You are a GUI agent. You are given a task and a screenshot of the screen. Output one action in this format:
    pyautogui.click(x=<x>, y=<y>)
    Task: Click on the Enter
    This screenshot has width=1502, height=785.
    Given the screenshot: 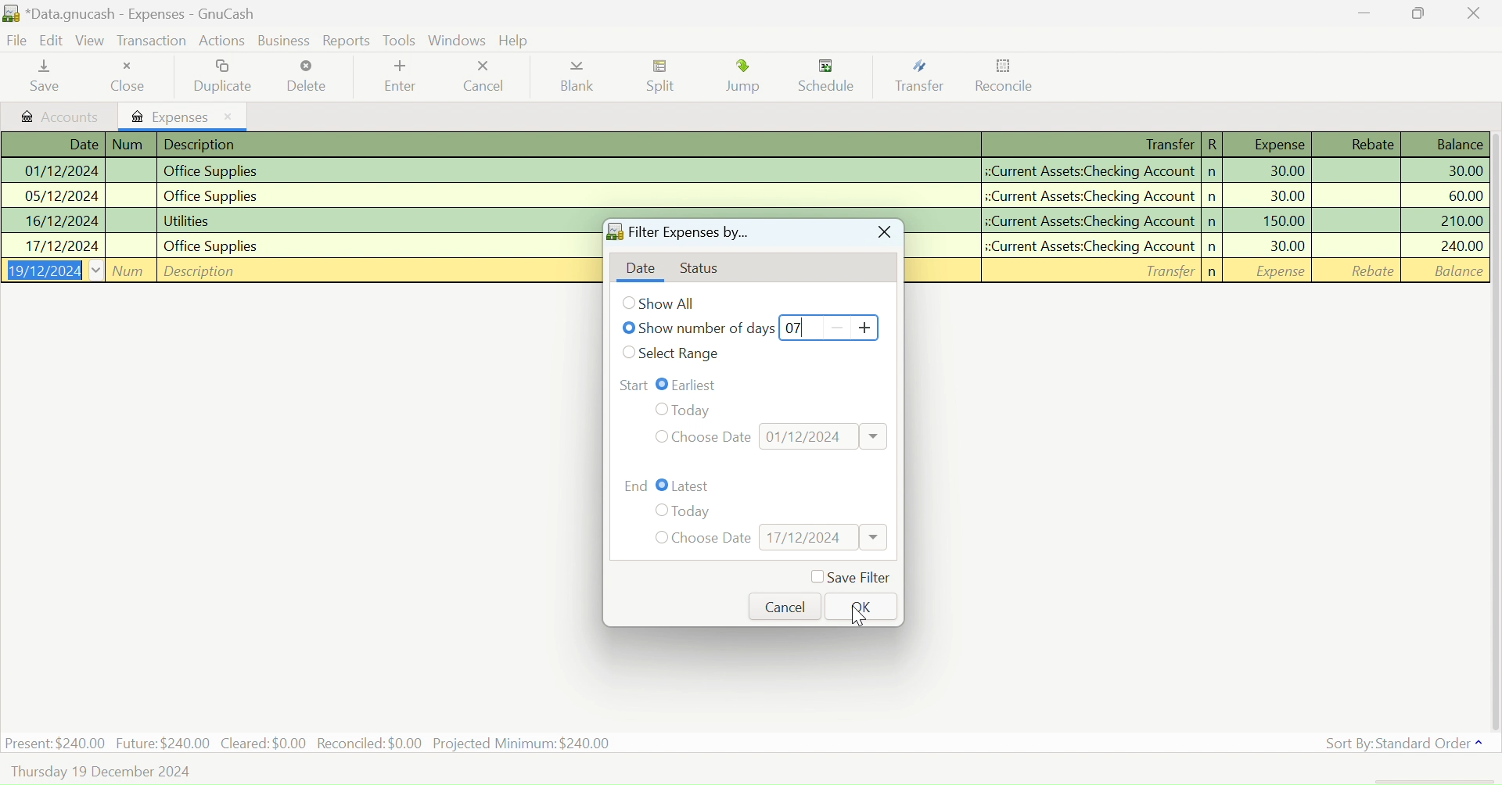 What is the action you would take?
    pyautogui.click(x=398, y=78)
    